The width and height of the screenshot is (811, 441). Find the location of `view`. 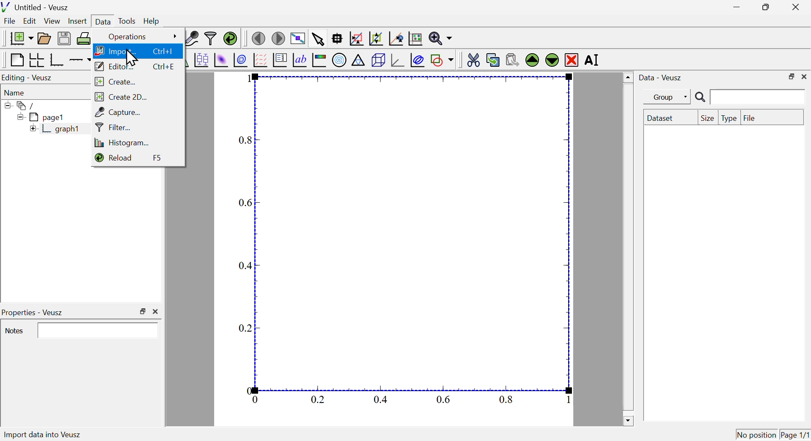

view is located at coordinates (53, 21).